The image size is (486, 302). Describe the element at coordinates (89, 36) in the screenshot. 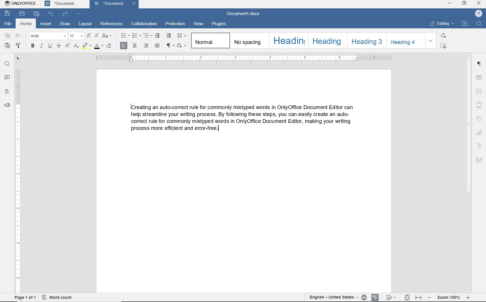

I see `increment font size` at that location.